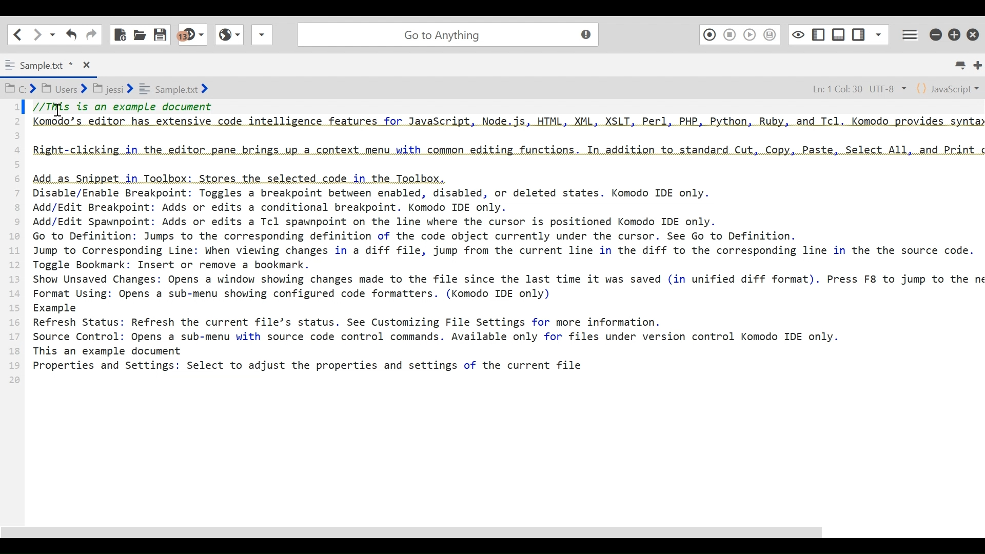  I want to click on Jump to syntax, so click(193, 35).